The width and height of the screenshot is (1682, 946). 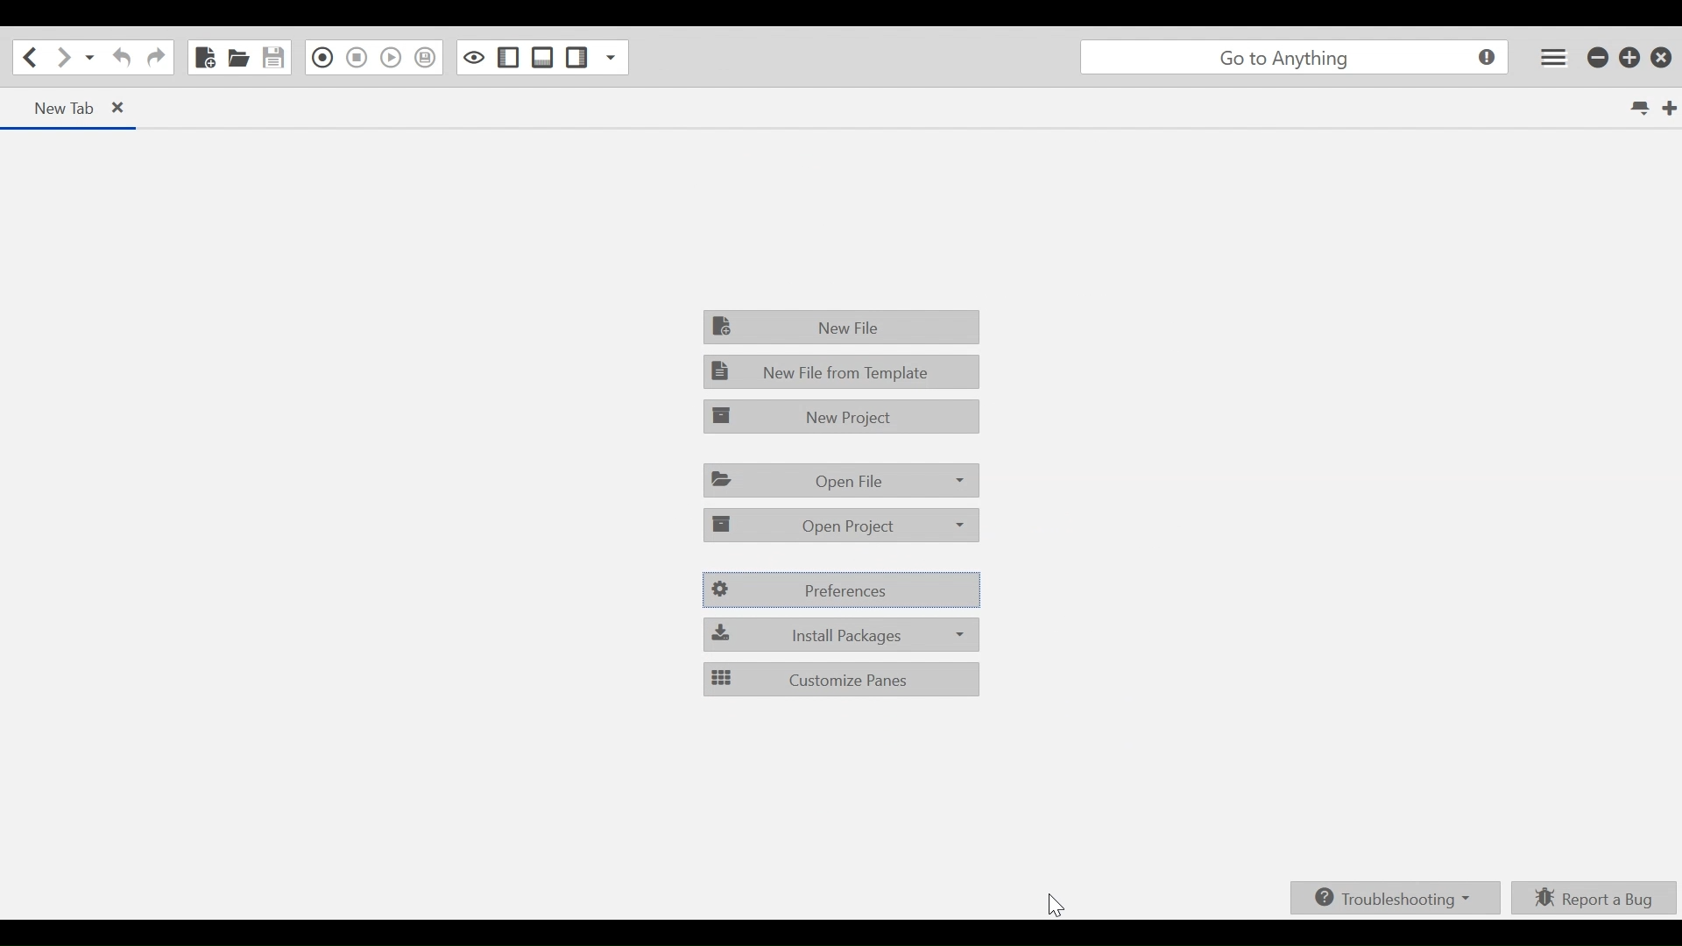 What do you see at coordinates (509, 58) in the screenshot?
I see `Show/Hide Left Pane` at bounding box center [509, 58].